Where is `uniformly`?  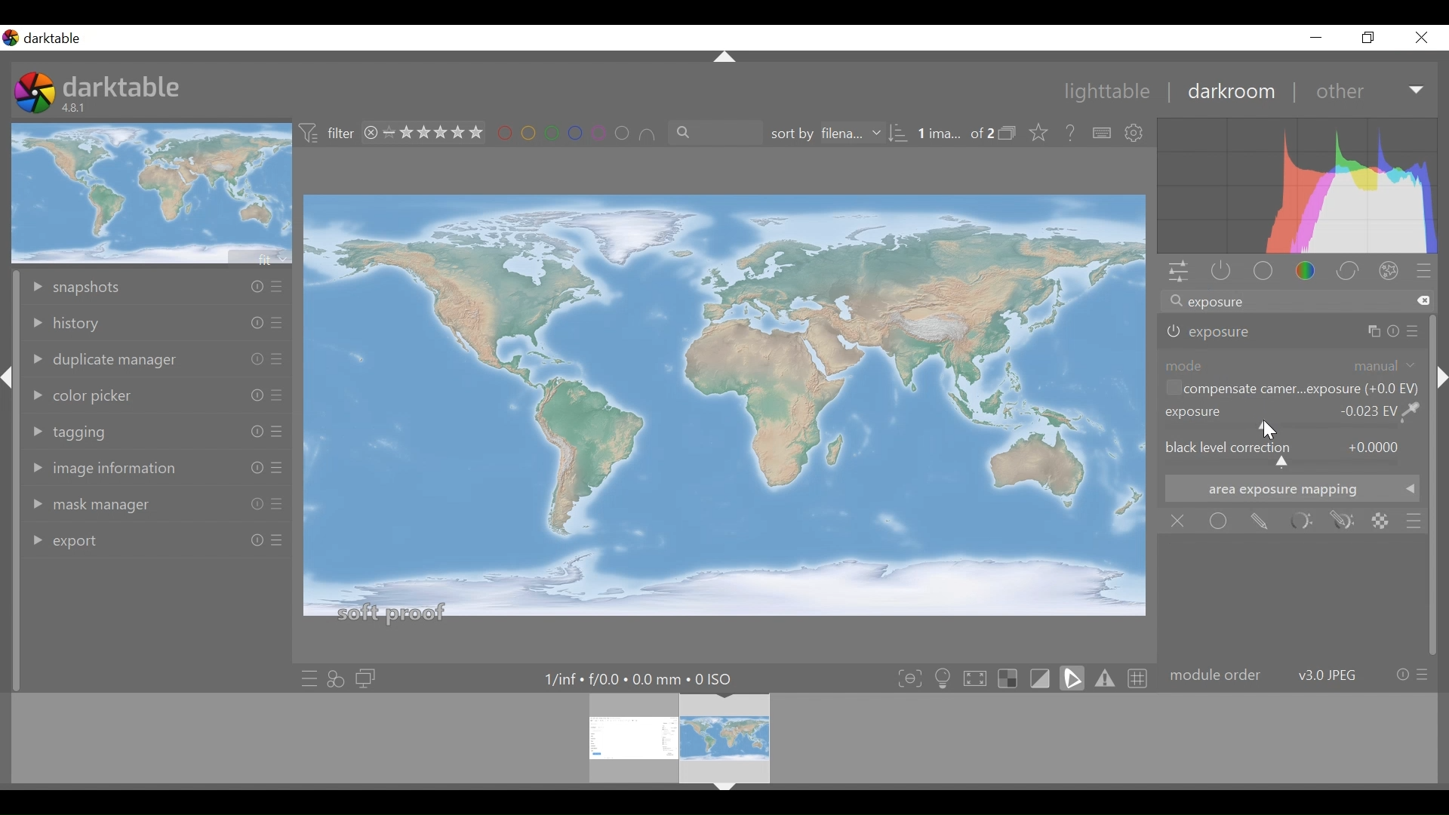
uniformly is located at coordinates (1220, 521).